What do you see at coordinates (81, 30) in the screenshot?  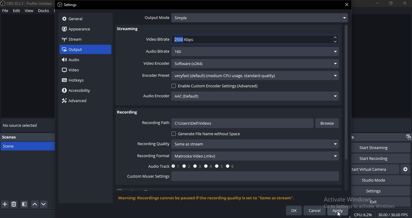 I see `appearance` at bounding box center [81, 30].